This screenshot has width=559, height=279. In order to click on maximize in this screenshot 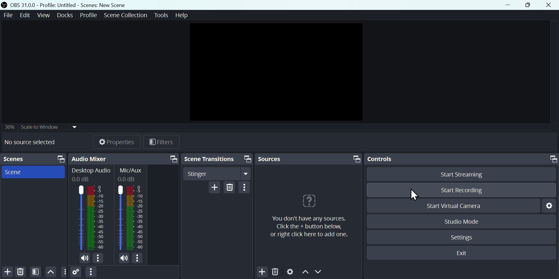, I will do `click(552, 159)`.